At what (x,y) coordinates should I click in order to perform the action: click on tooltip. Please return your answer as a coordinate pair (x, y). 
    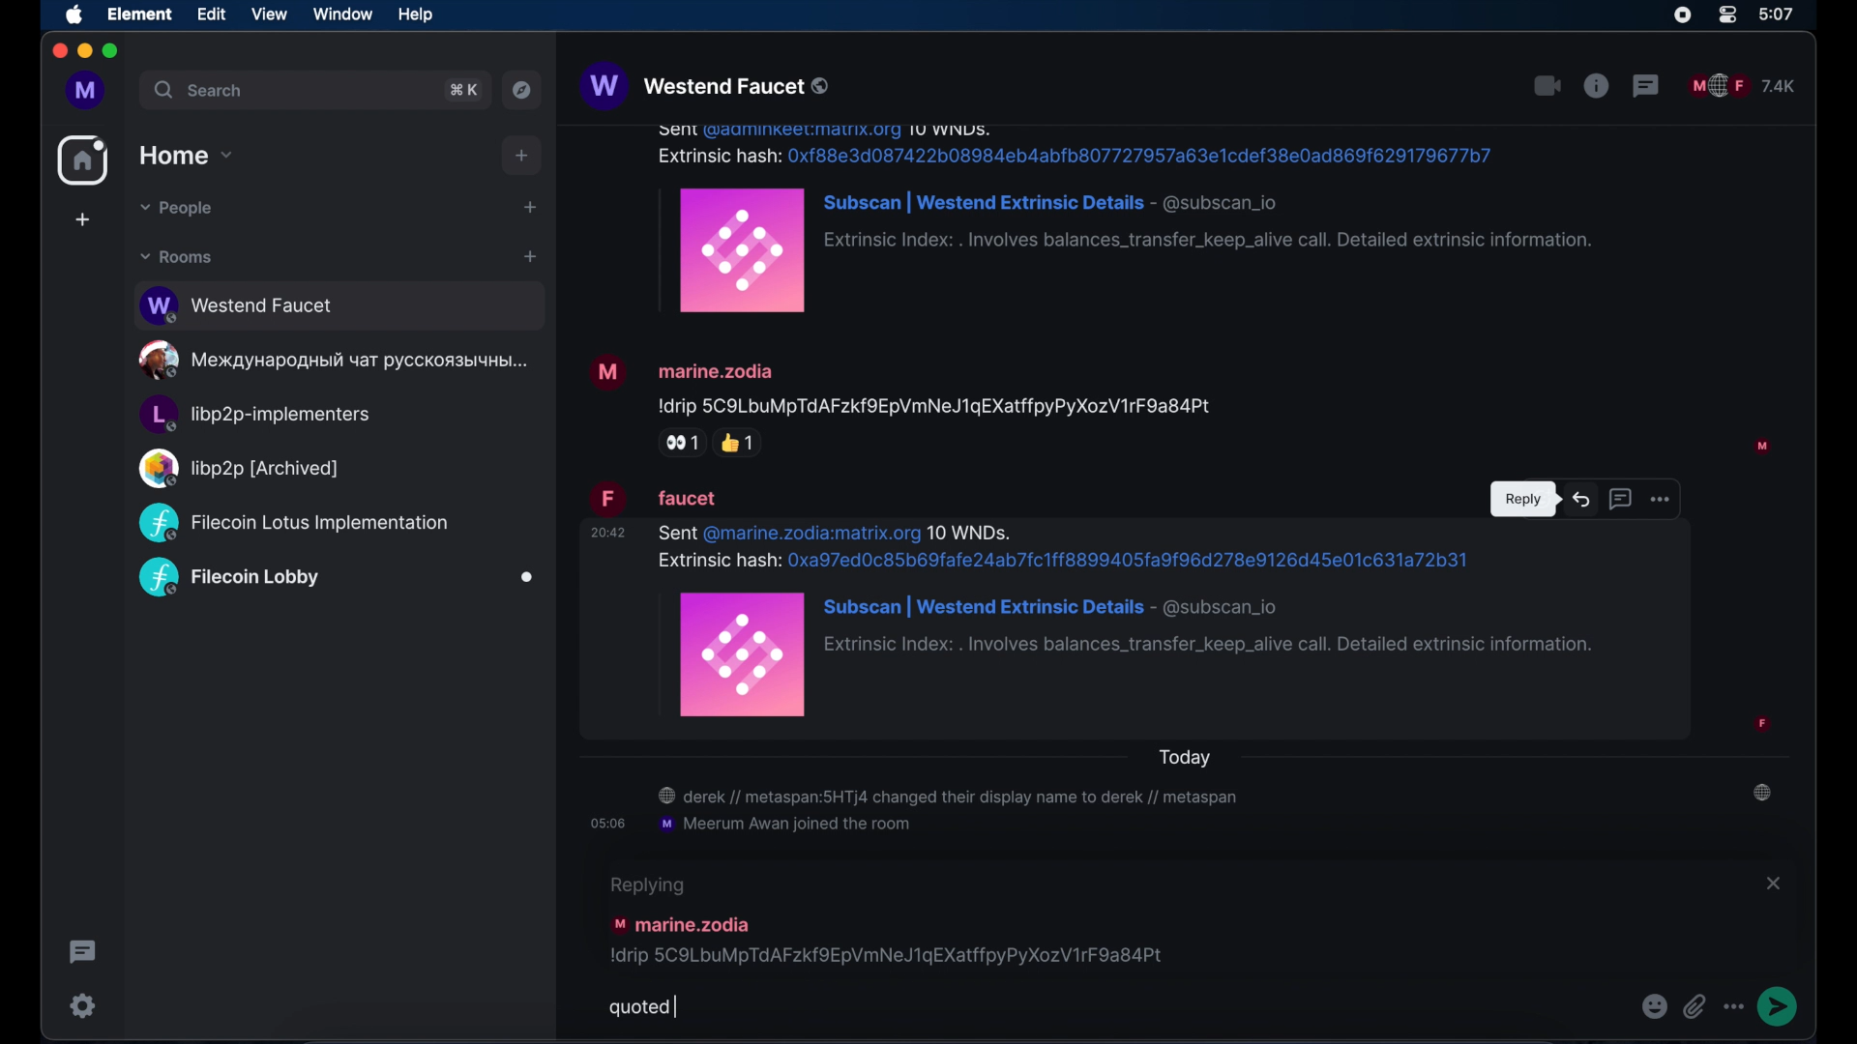
    Looking at the image, I should click on (1522, 501).